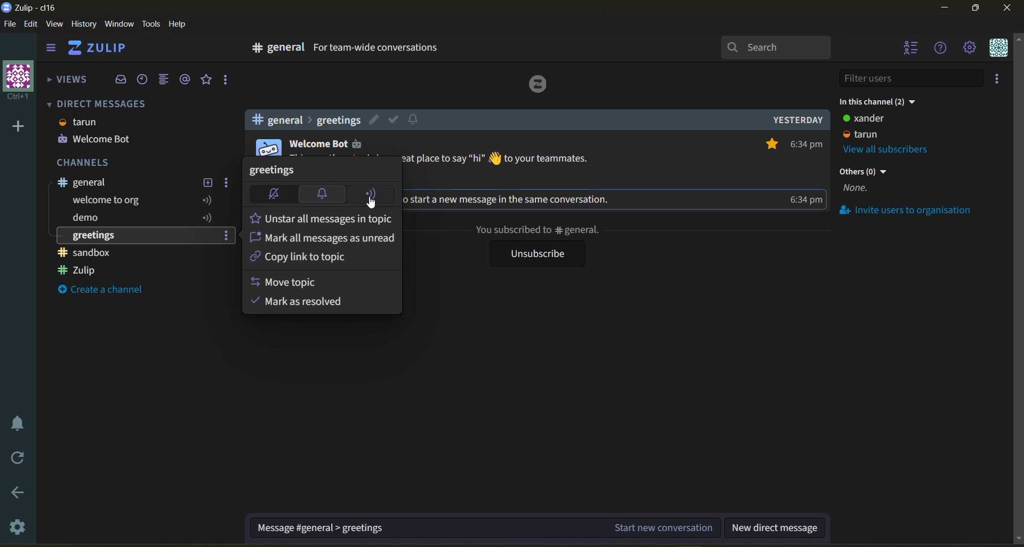 This screenshot has width=1024, height=547. I want to click on inbox, so click(121, 81).